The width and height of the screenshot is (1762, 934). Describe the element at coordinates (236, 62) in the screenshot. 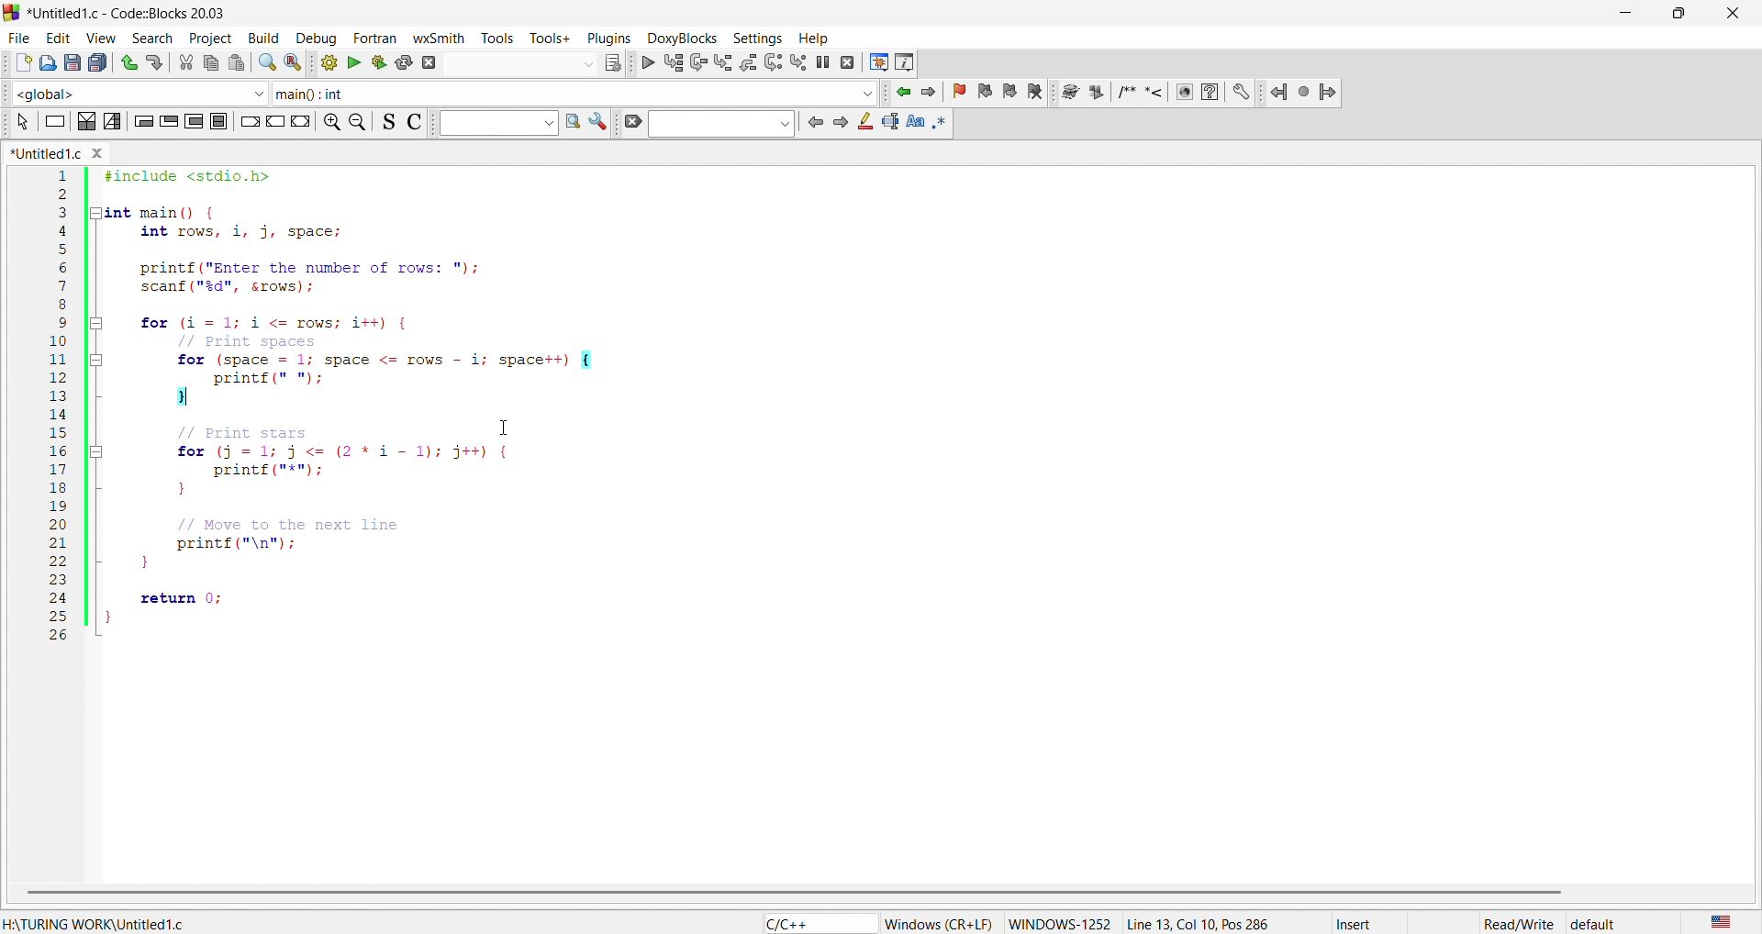

I see `paste` at that location.